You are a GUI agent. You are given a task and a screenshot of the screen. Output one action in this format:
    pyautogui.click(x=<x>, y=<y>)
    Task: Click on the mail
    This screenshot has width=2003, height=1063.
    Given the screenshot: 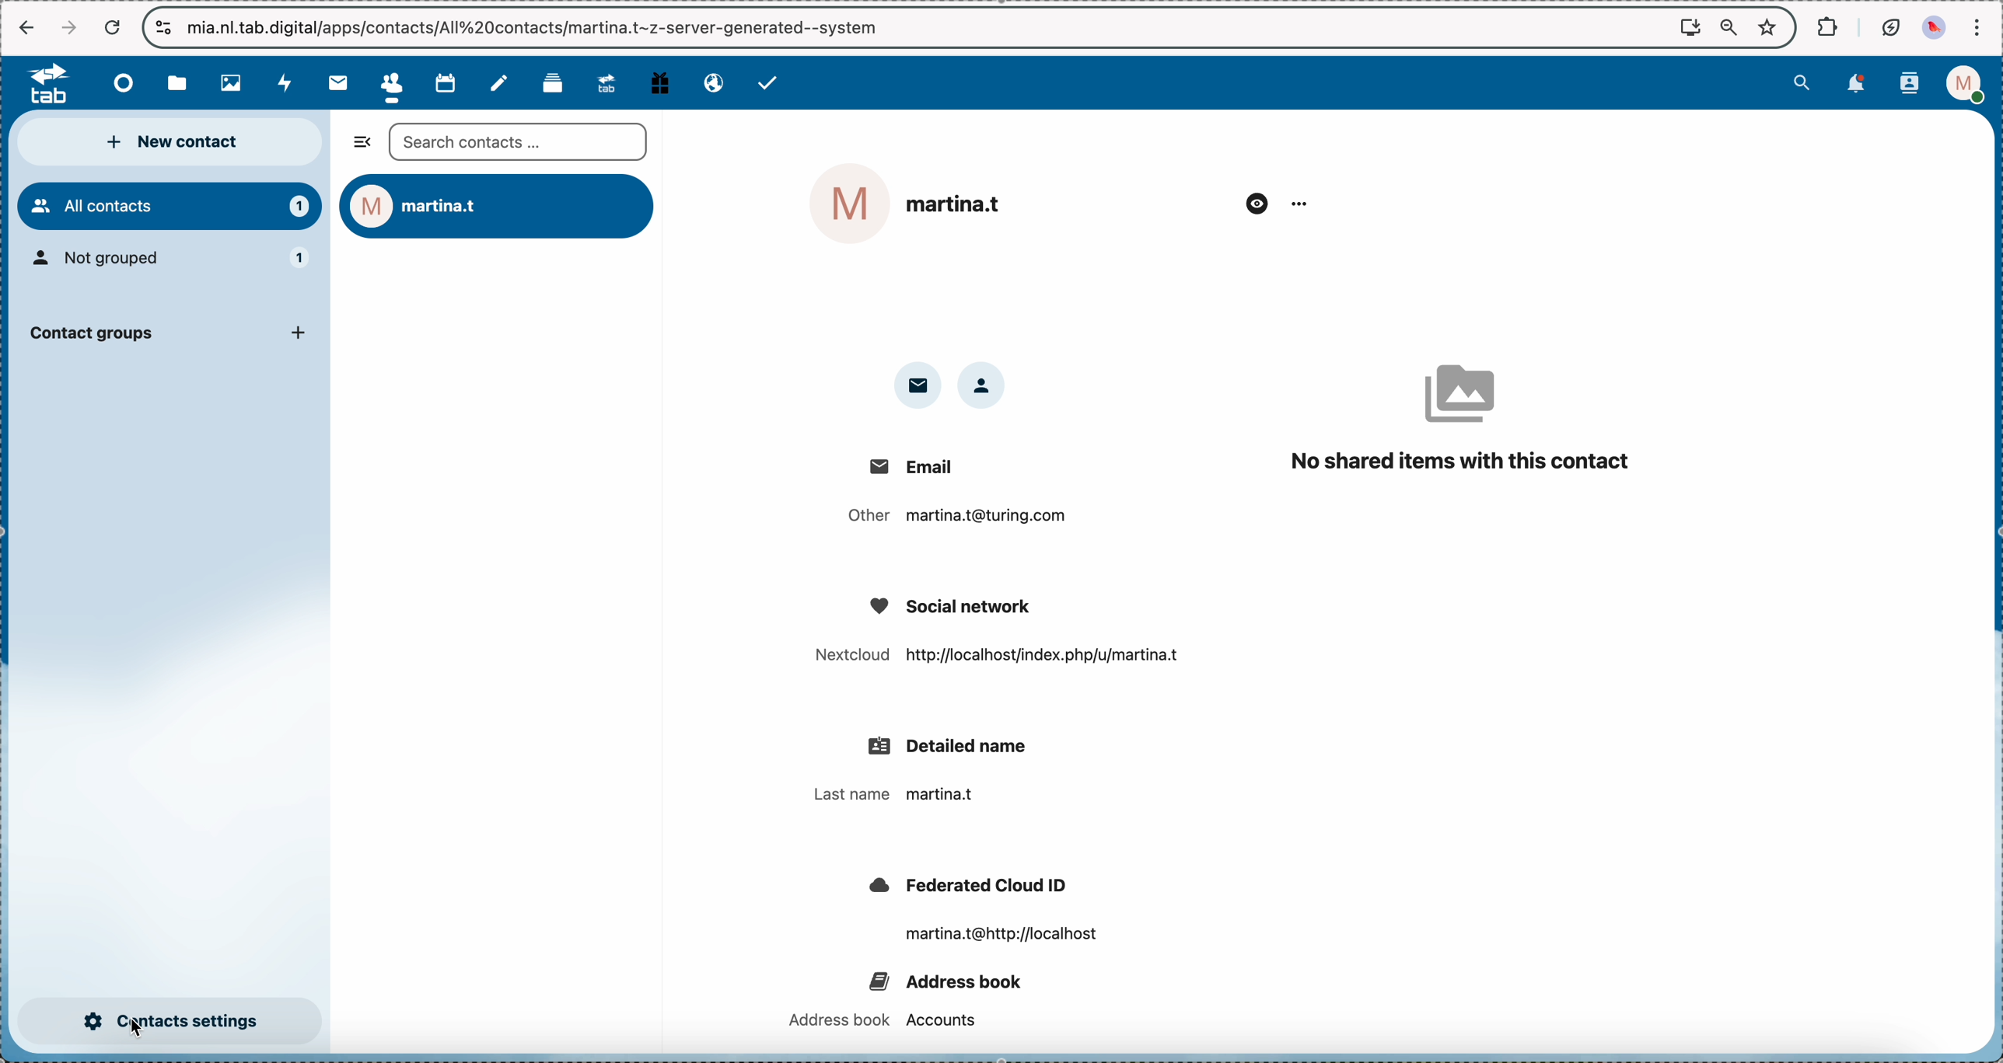 What is the action you would take?
    pyautogui.click(x=337, y=83)
    